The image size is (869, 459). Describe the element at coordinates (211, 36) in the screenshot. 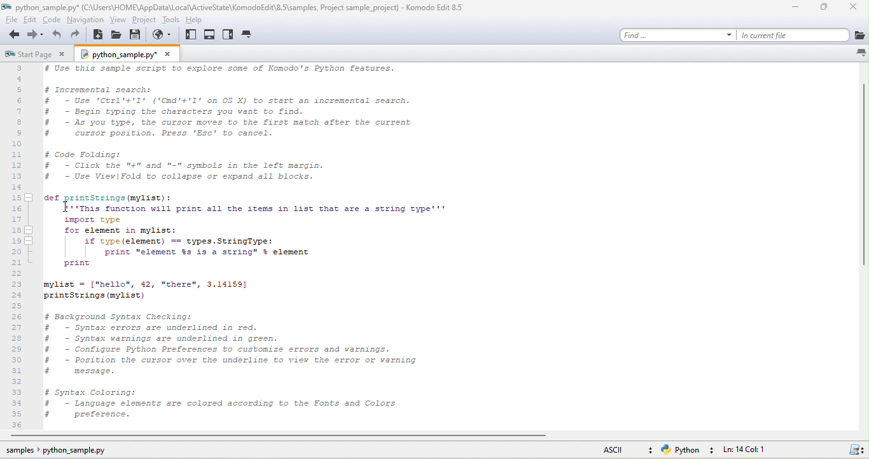

I see `bottom pane` at that location.